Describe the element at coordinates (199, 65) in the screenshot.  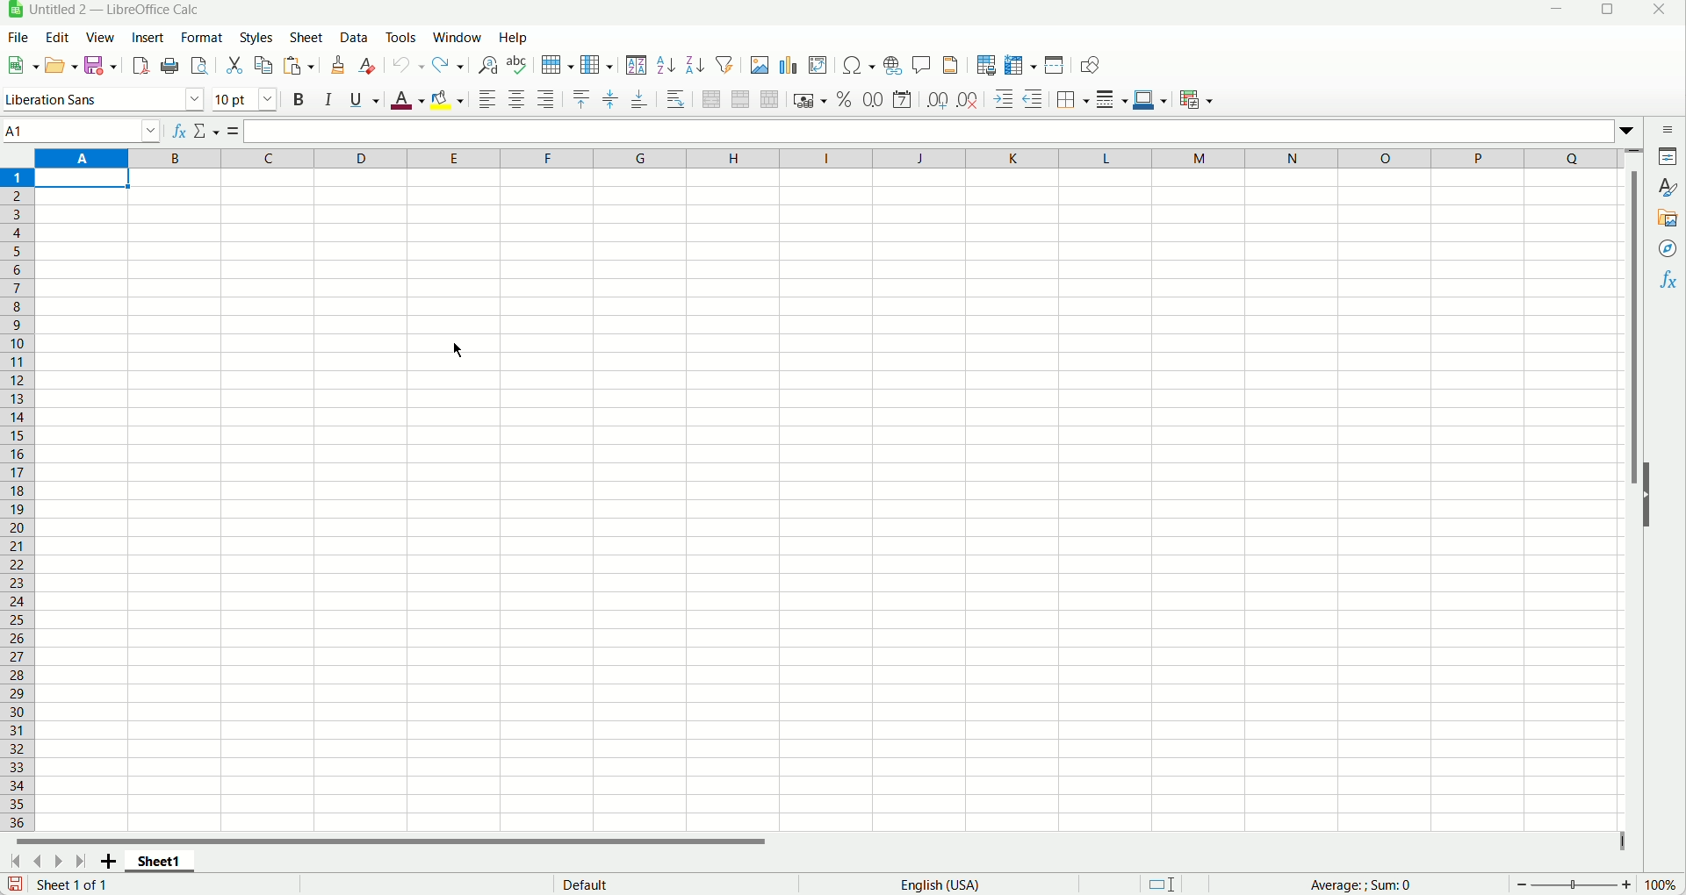
I see `Toggle print preview` at that location.